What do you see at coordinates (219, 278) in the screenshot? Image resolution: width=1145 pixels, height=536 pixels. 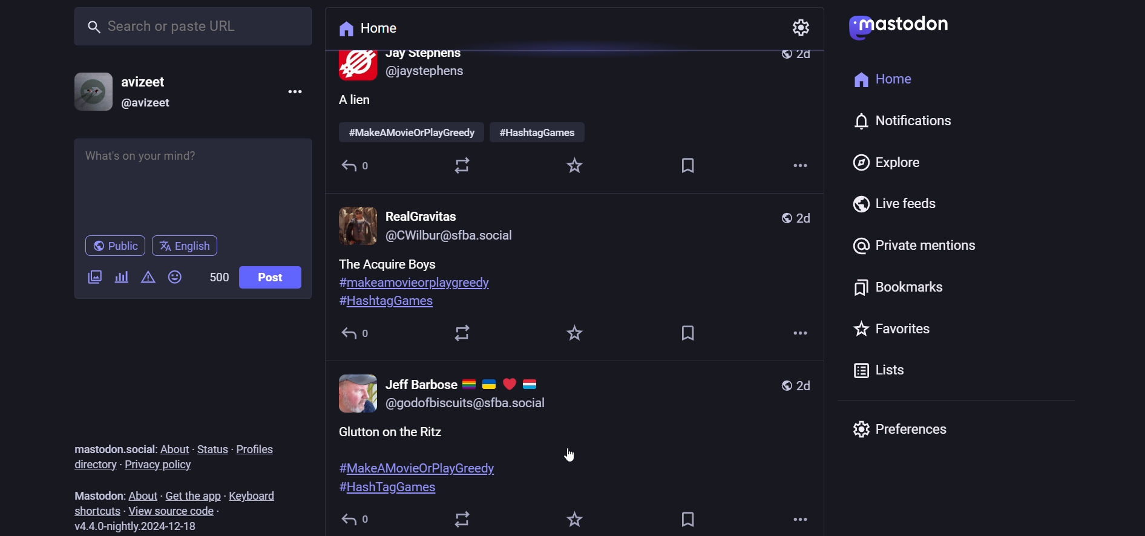 I see `word limit` at bounding box center [219, 278].